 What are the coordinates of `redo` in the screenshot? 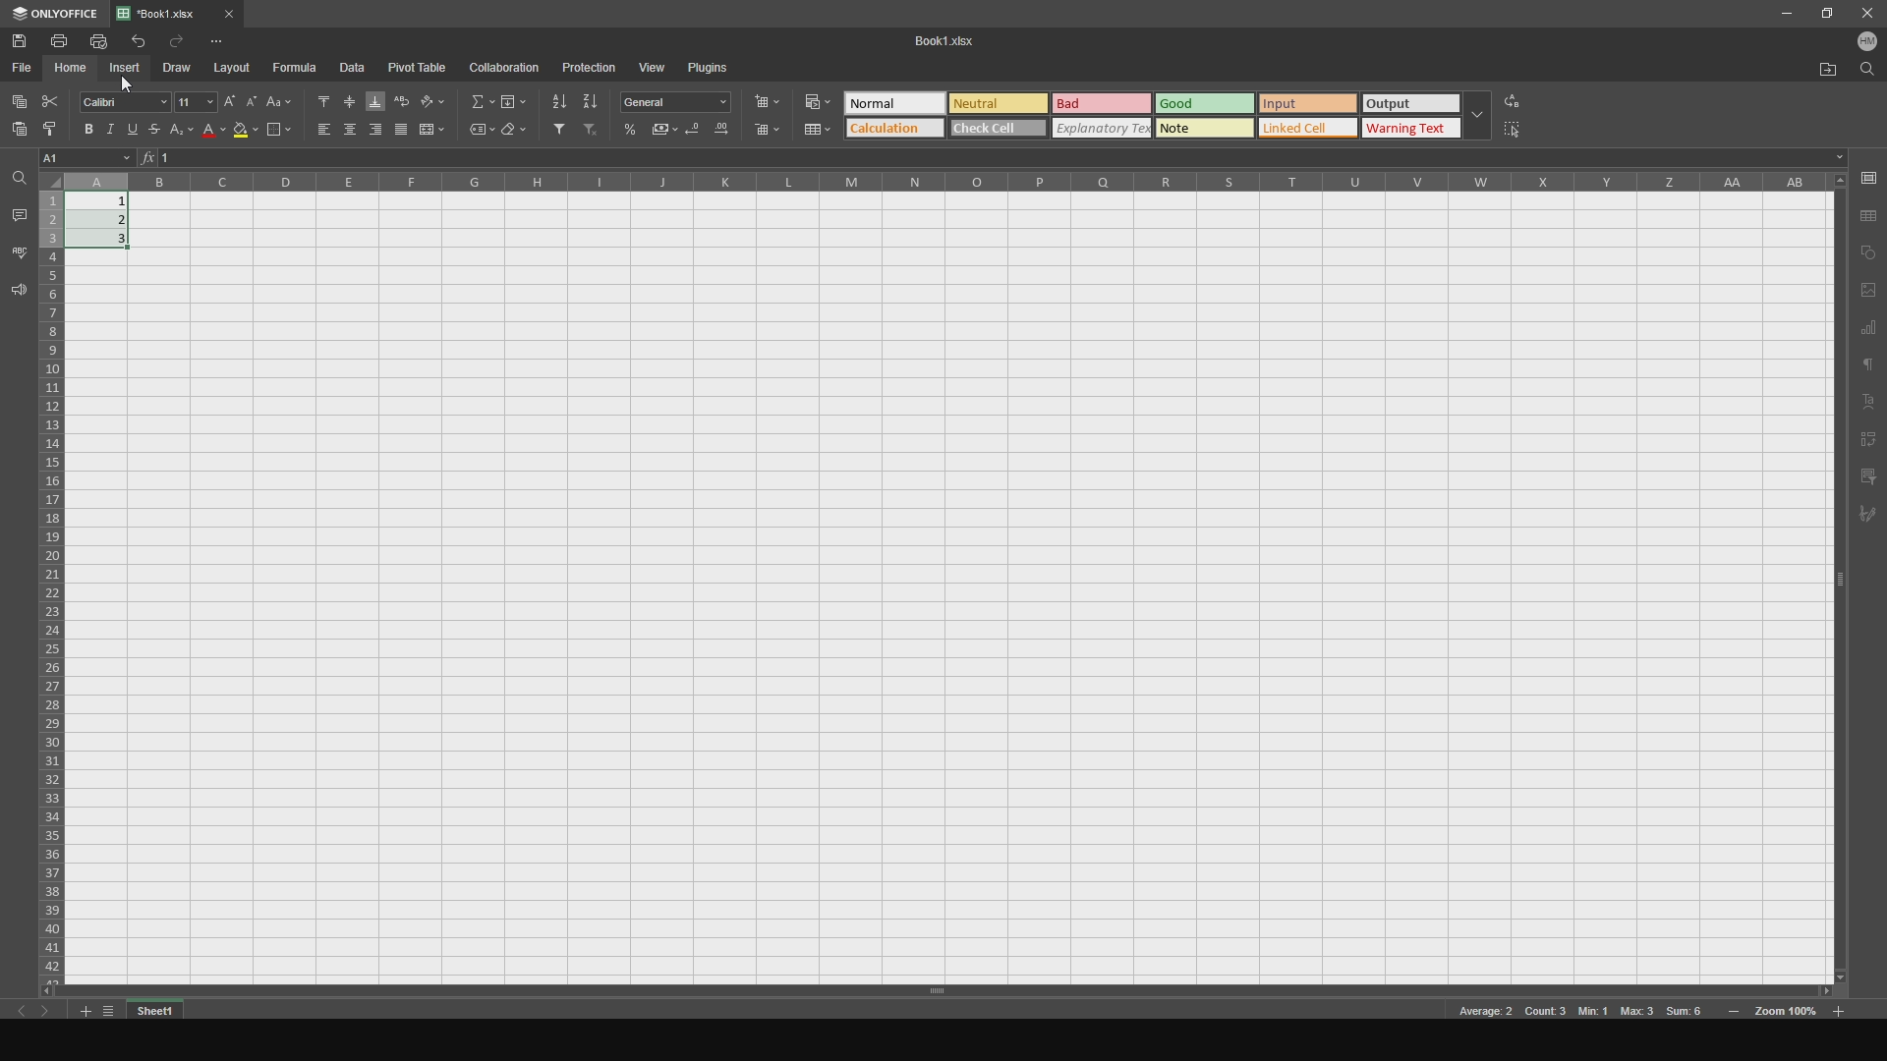 It's located at (180, 41).